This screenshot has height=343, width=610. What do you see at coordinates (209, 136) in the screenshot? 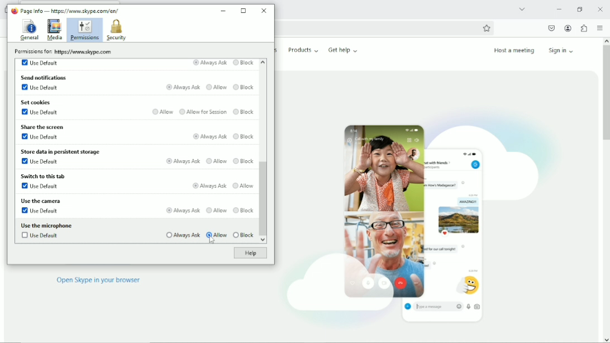
I see `Always ask` at bounding box center [209, 136].